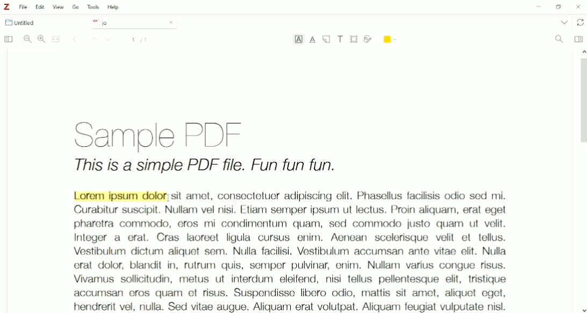 The image size is (587, 313). What do you see at coordinates (93, 7) in the screenshot?
I see `Tools` at bounding box center [93, 7].